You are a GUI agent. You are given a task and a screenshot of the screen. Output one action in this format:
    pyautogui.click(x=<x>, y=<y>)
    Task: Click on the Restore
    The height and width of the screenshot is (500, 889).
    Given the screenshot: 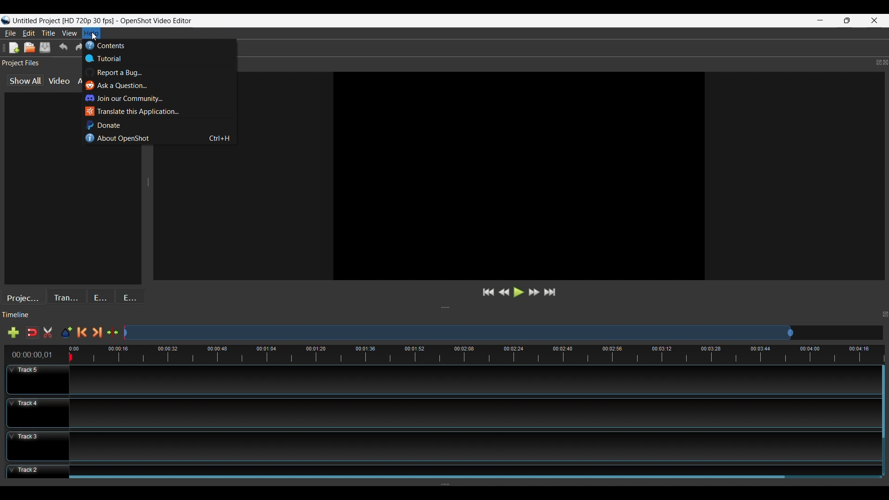 What is the action you would take?
    pyautogui.click(x=846, y=21)
    